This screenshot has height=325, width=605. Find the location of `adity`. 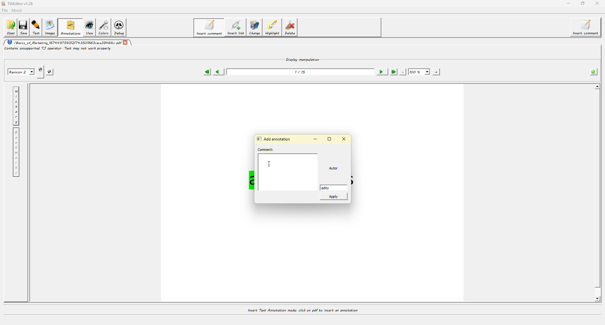

adity is located at coordinates (330, 188).